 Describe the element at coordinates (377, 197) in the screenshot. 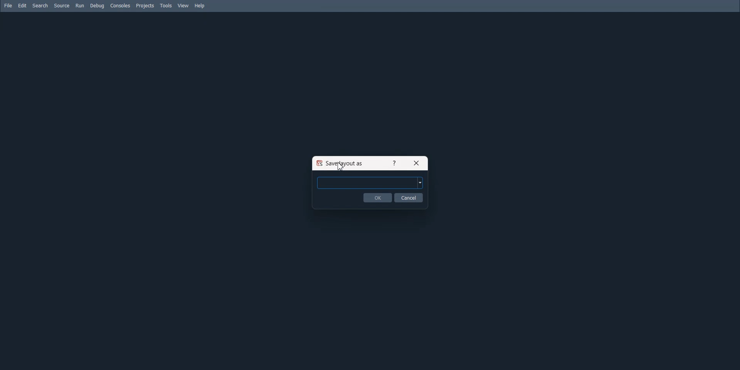

I see `OK` at that location.